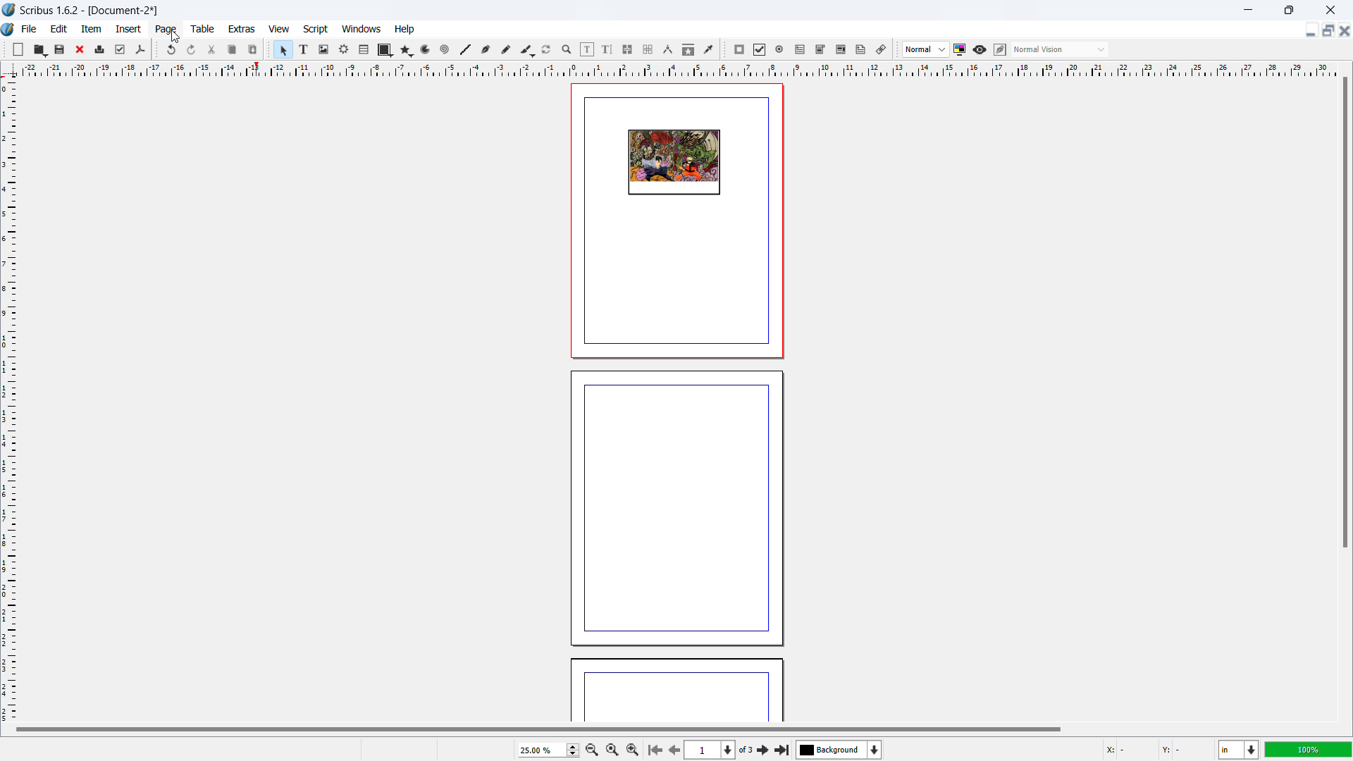 The width and height of the screenshot is (1353, 761). I want to click on pdf push button, so click(739, 49).